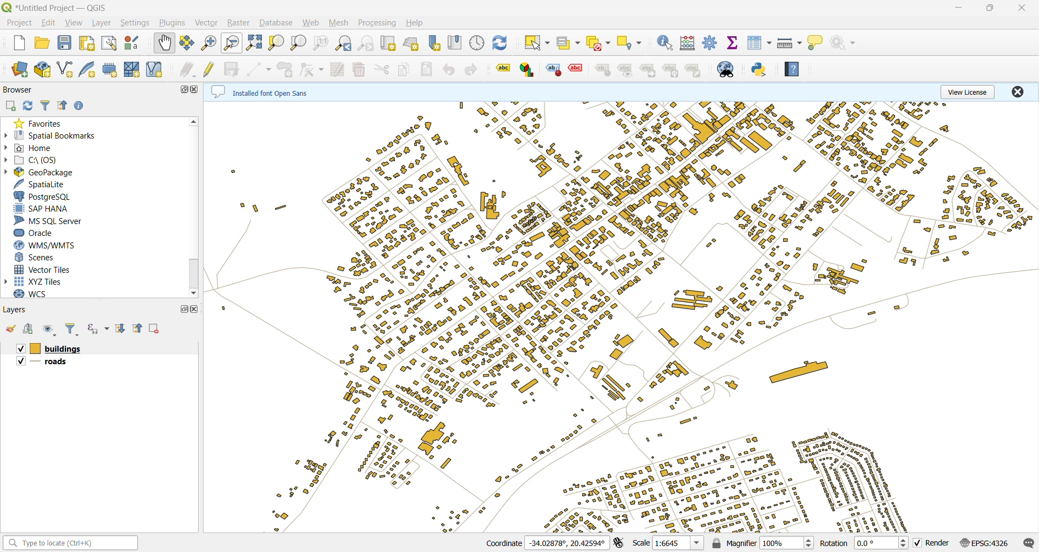  Describe the element at coordinates (666, 44) in the screenshot. I see `identify features` at that location.